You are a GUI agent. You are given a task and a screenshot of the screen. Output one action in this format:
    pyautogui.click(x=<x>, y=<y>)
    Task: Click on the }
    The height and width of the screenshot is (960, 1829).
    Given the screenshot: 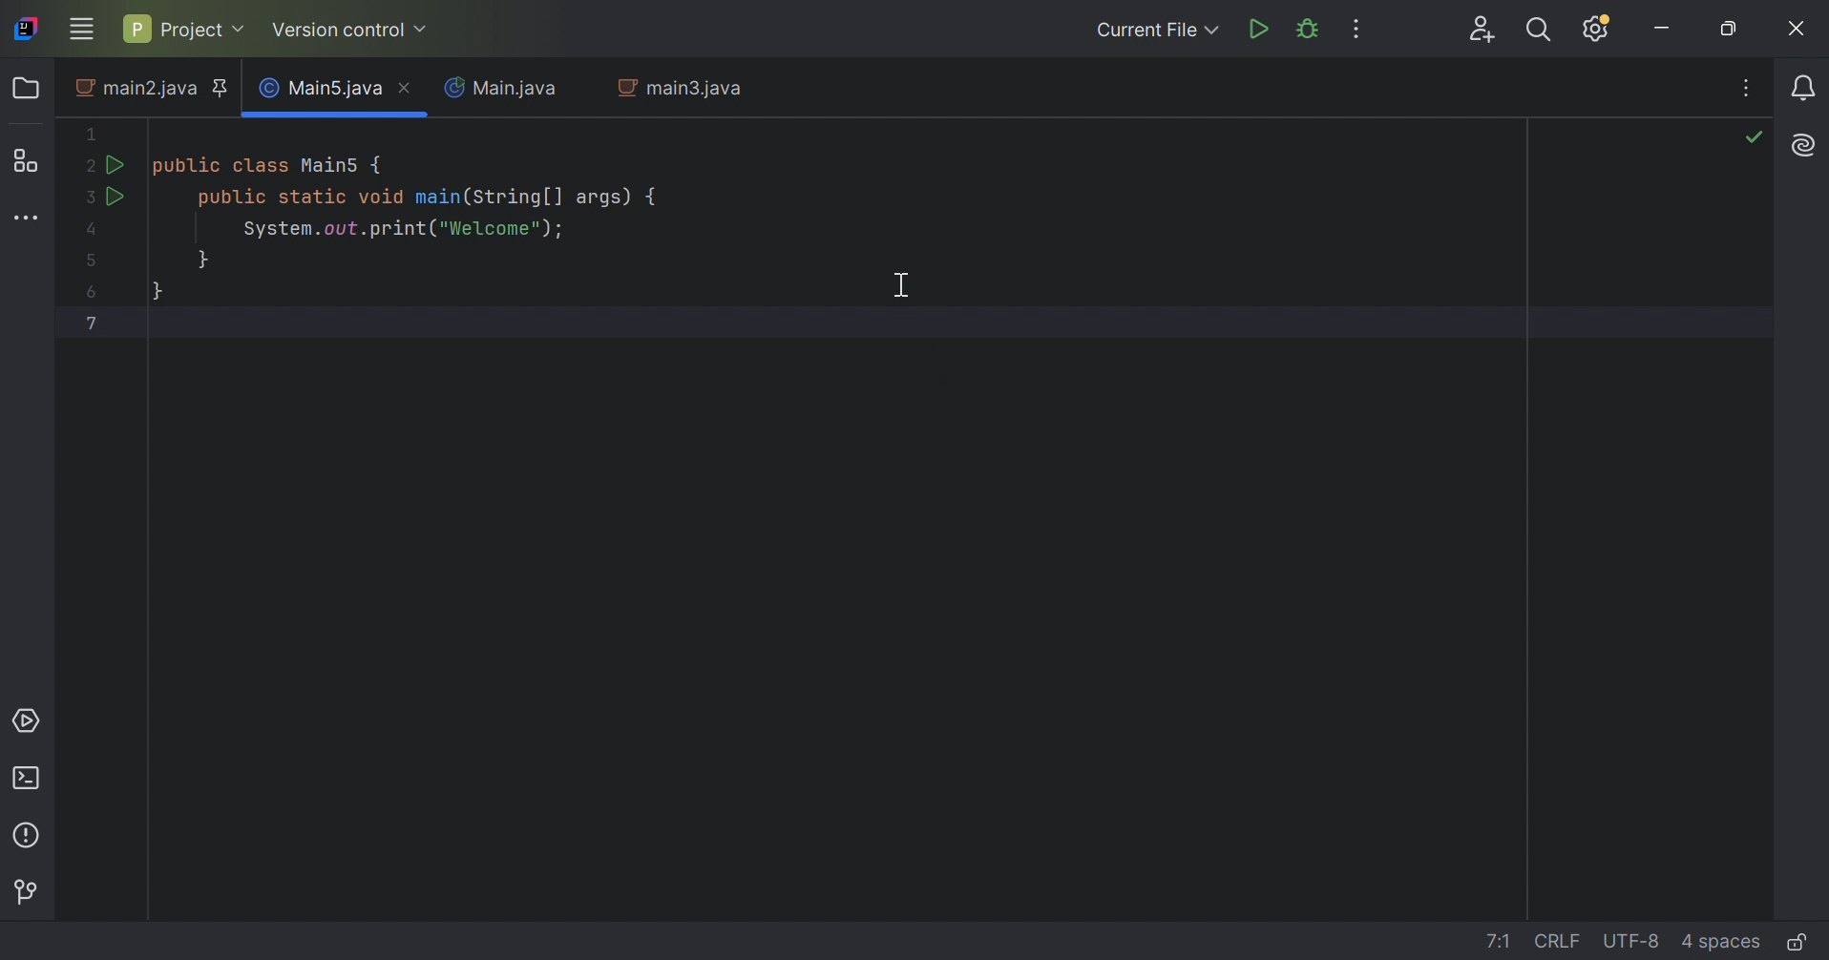 What is the action you would take?
    pyautogui.click(x=155, y=289)
    